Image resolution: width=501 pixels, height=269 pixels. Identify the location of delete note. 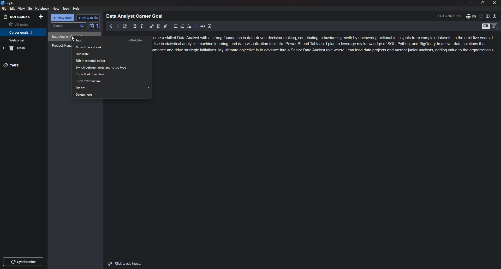
(112, 94).